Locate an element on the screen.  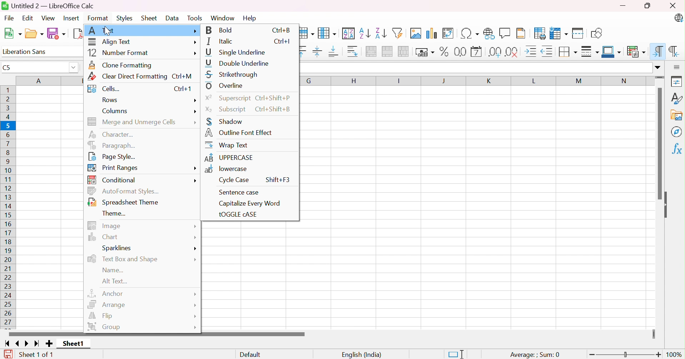
Merge and Unmerge Cells is located at coordinates (132, 121).